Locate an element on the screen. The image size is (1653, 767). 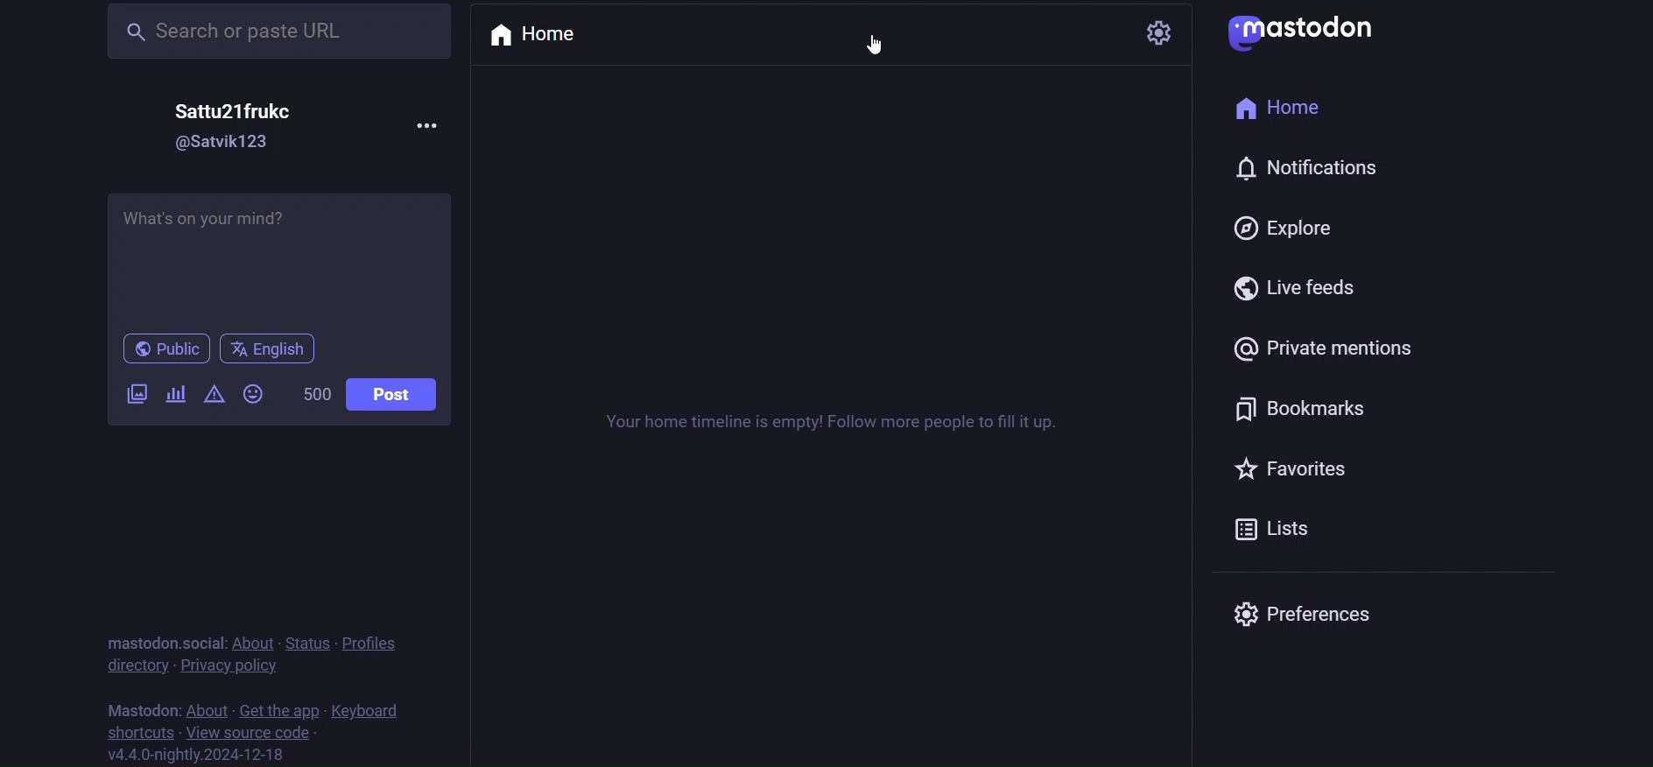
home is located at coordinates (540, 34).